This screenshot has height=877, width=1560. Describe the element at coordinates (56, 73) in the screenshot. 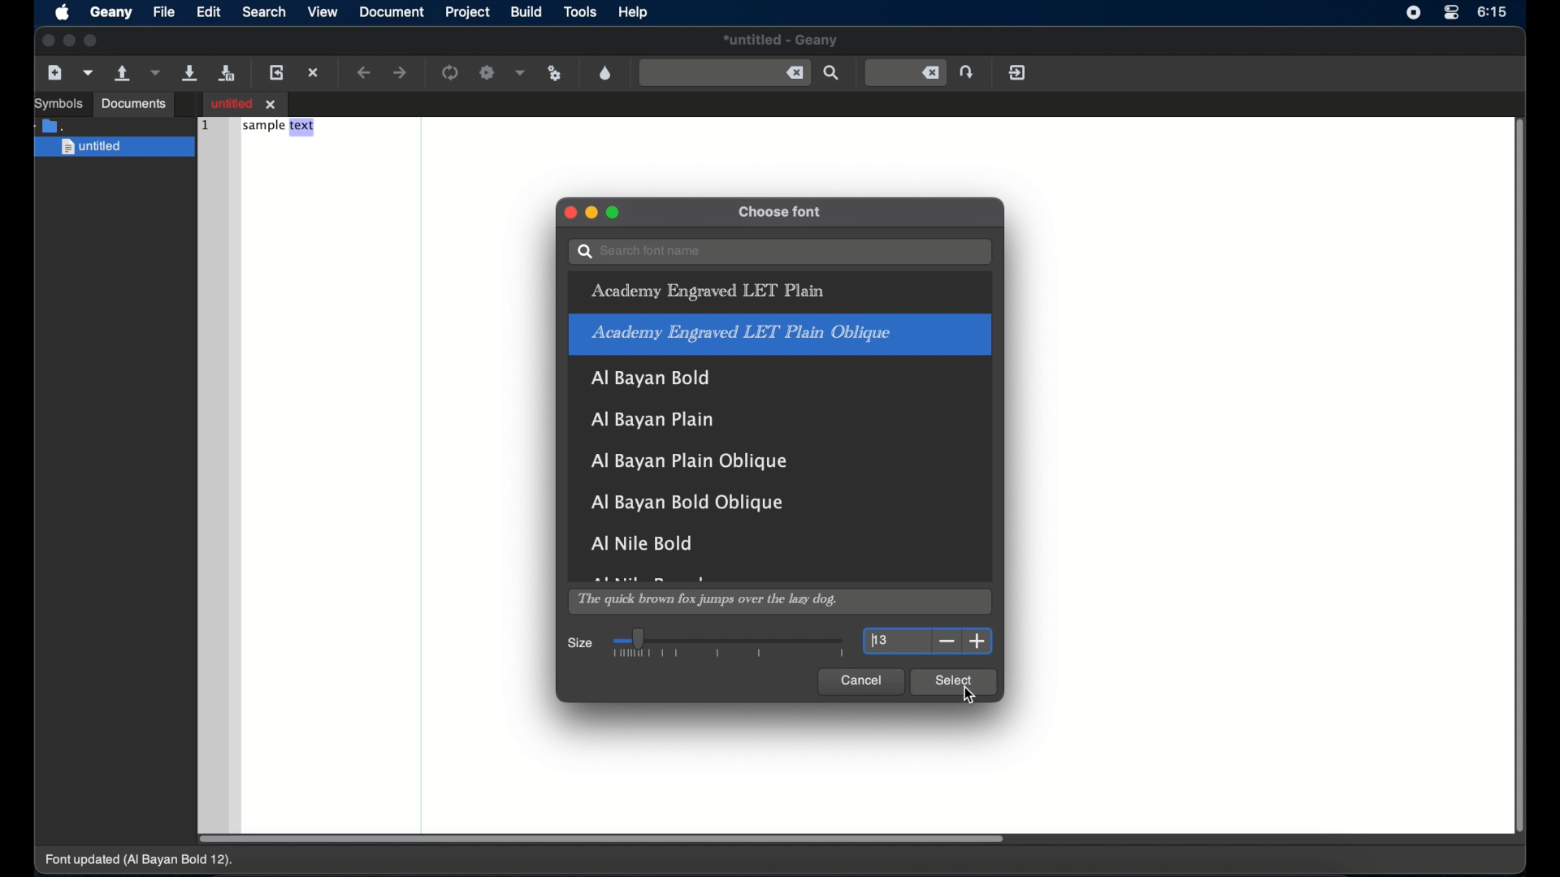

I see `create a new file` at that location.